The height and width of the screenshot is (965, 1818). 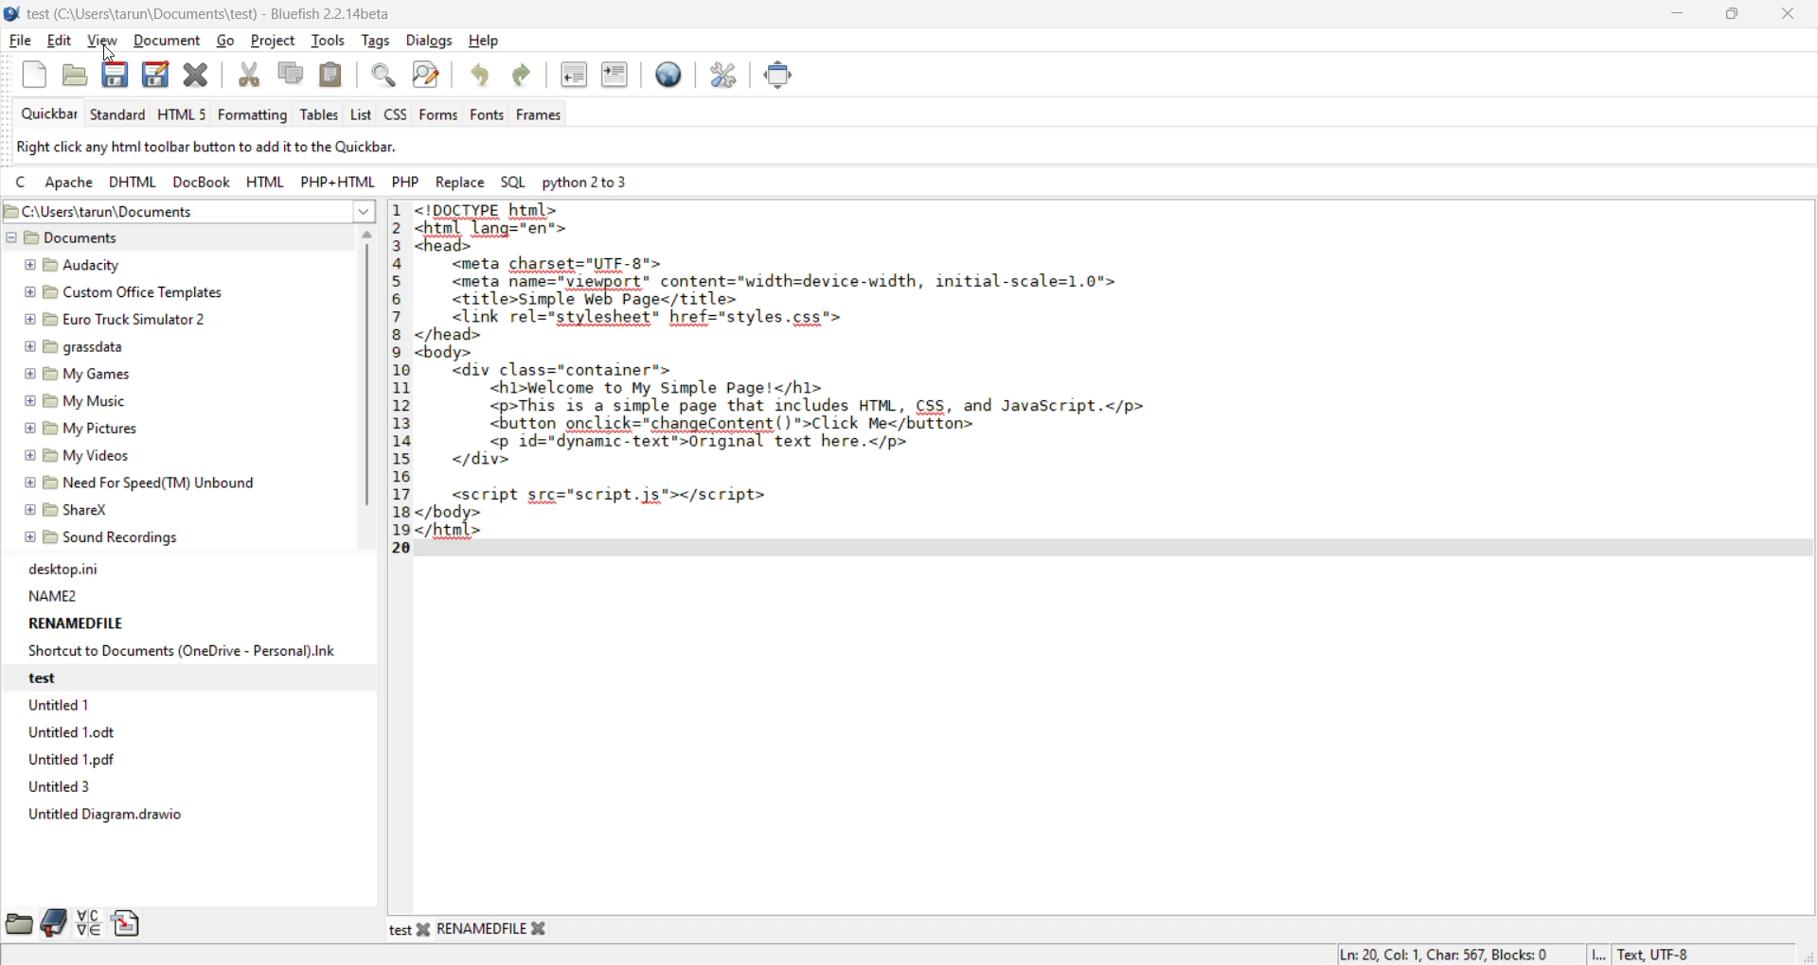 I want to click on go, so click(x=228, y=41).